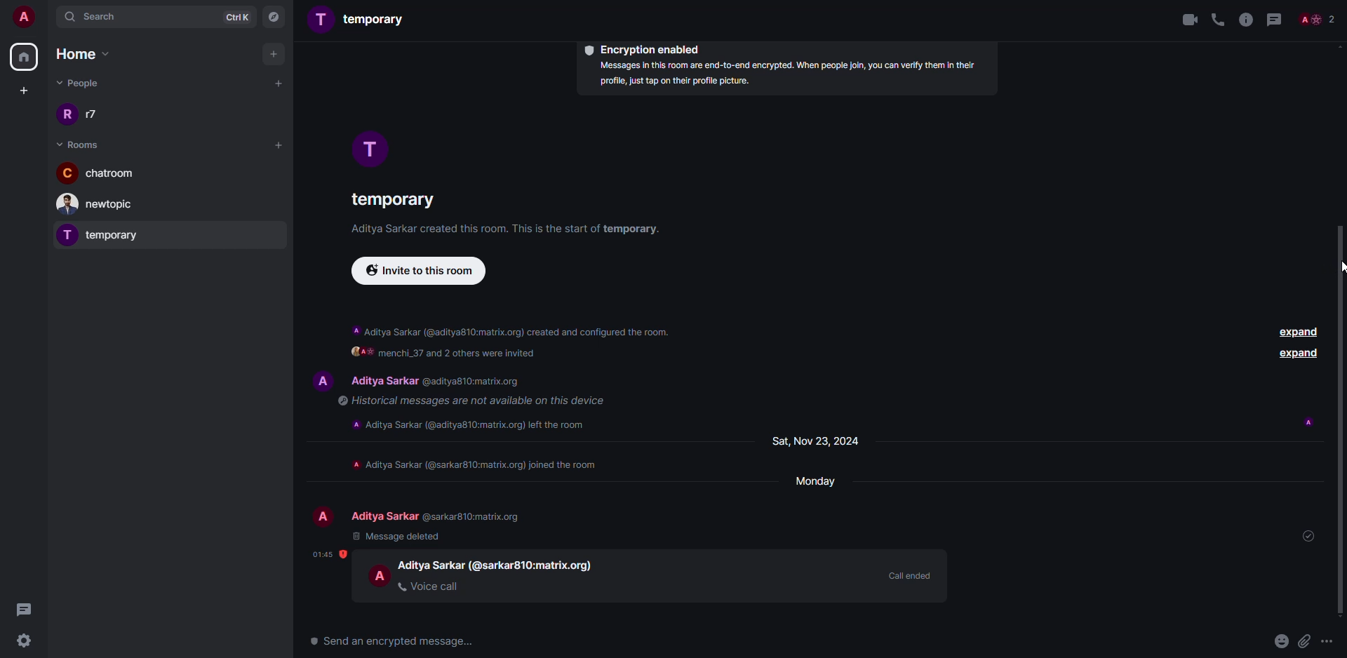 This screenshot has height=658, width=1347. Describe the element at coordinates (363, 21) in the screenshot. I see `temporary` at that location.